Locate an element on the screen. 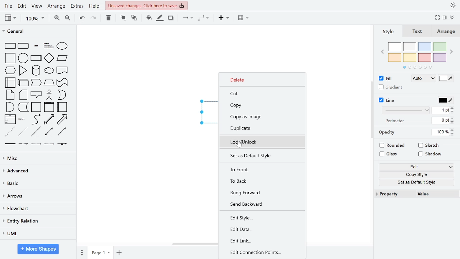 This screenshot has width=460, height=259. set as default is located at coordinates (261, 156).